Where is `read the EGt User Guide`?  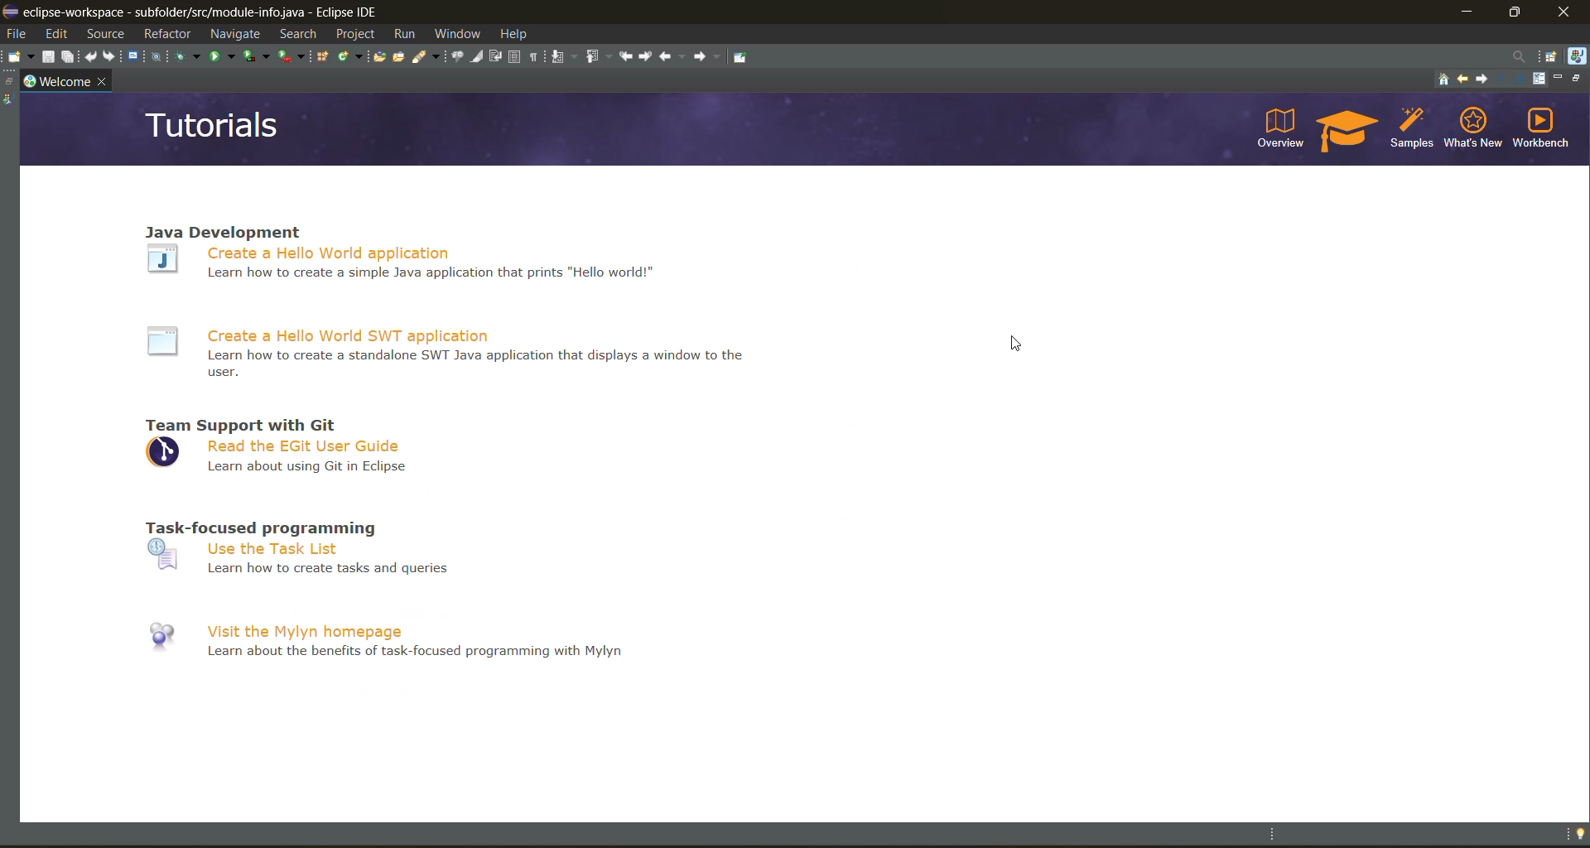 read the EGt User Guide is located at coordinates (278, 457).